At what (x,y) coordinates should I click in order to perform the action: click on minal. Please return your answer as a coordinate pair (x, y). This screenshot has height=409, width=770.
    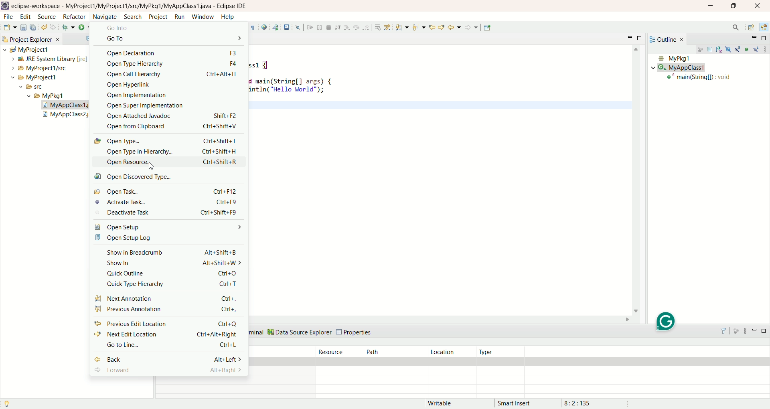
    Looking at the image, I should click on (257, 333).